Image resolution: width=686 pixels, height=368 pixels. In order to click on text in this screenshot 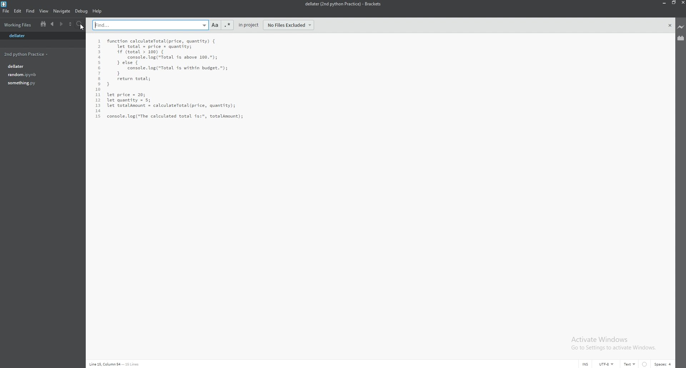, I will do `click(630, 364)`.